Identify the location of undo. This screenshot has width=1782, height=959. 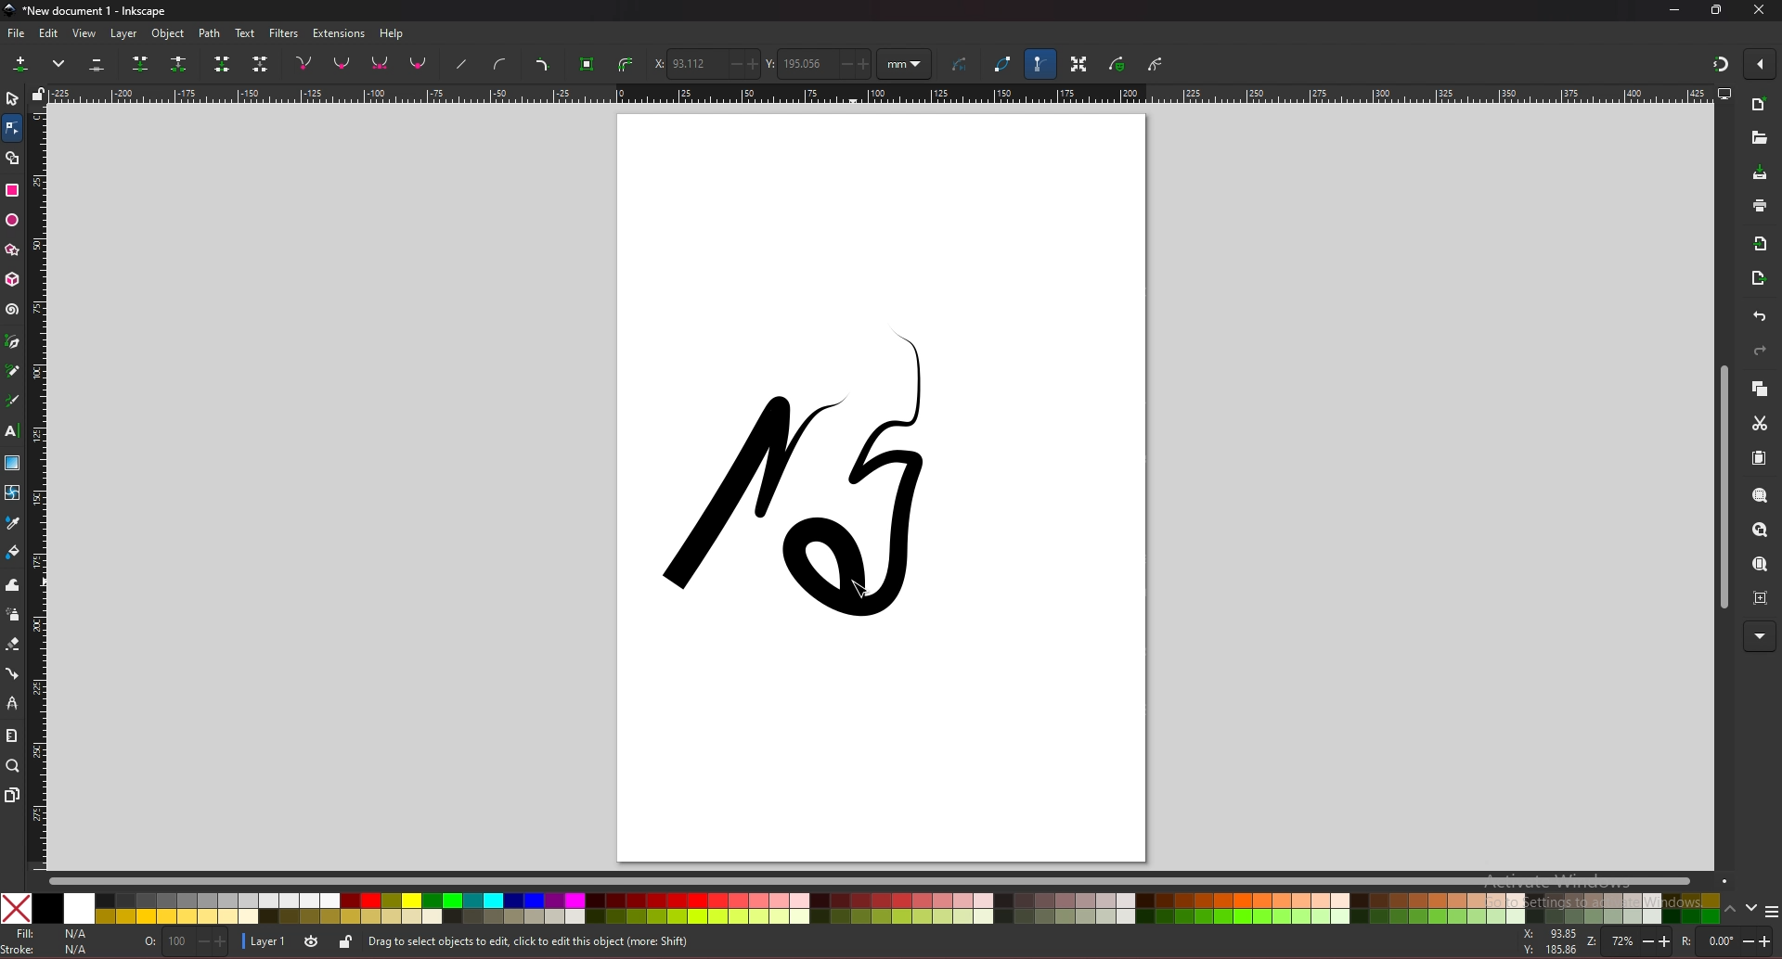
(1761, 316).